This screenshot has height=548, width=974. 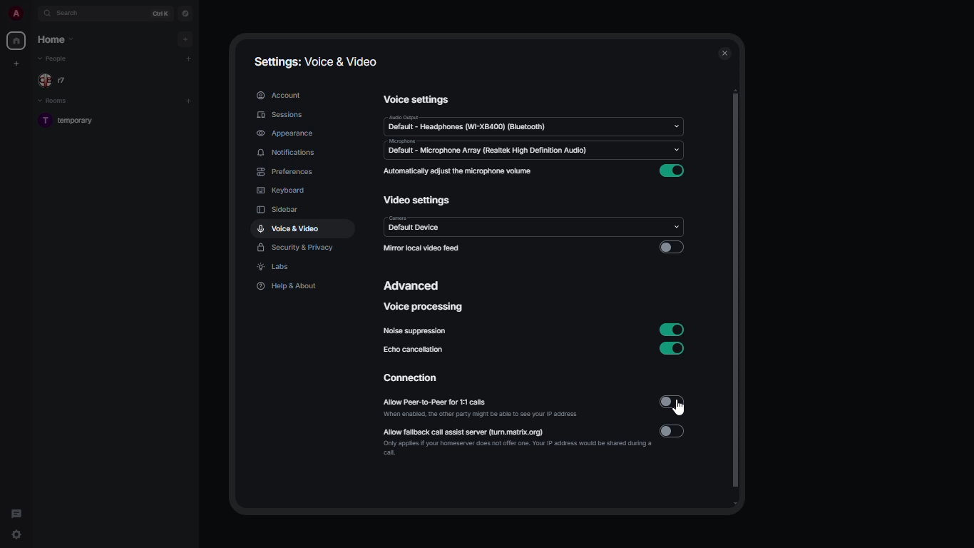 What do you see at coordinates (484, 432) in the screenshot?
I see `allow fallback call assist server` at bounding box center [484, 432].